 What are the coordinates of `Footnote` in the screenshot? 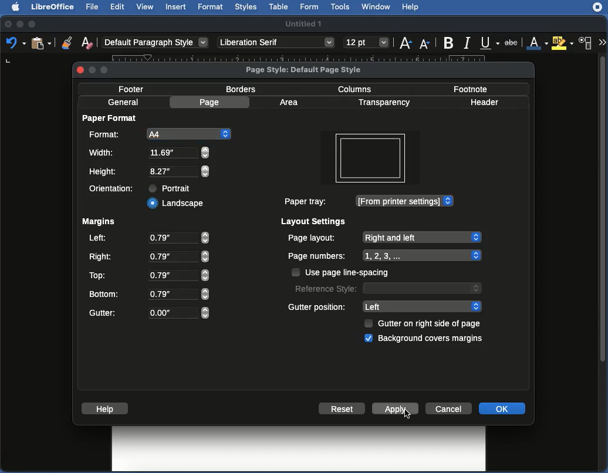 It's located at (471, 88).